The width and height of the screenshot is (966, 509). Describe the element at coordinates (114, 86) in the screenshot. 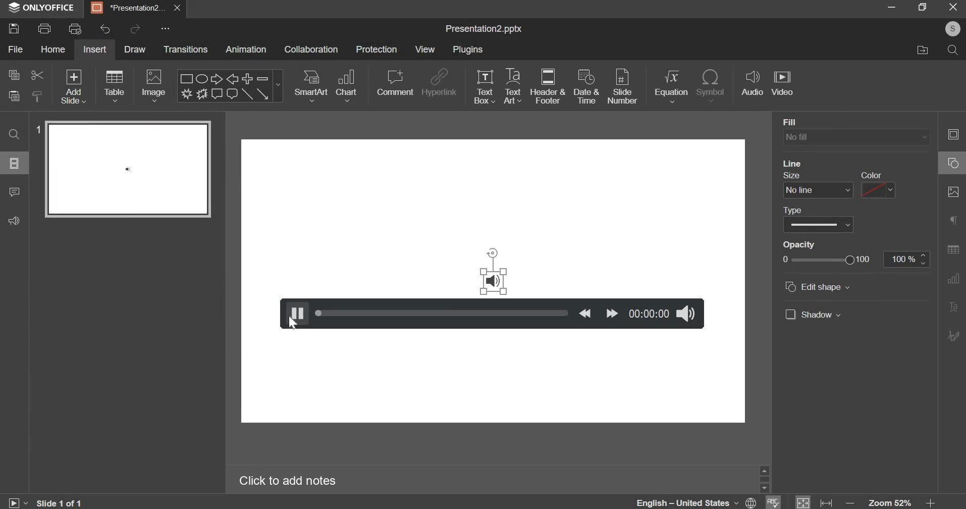

I see `table` at that location.